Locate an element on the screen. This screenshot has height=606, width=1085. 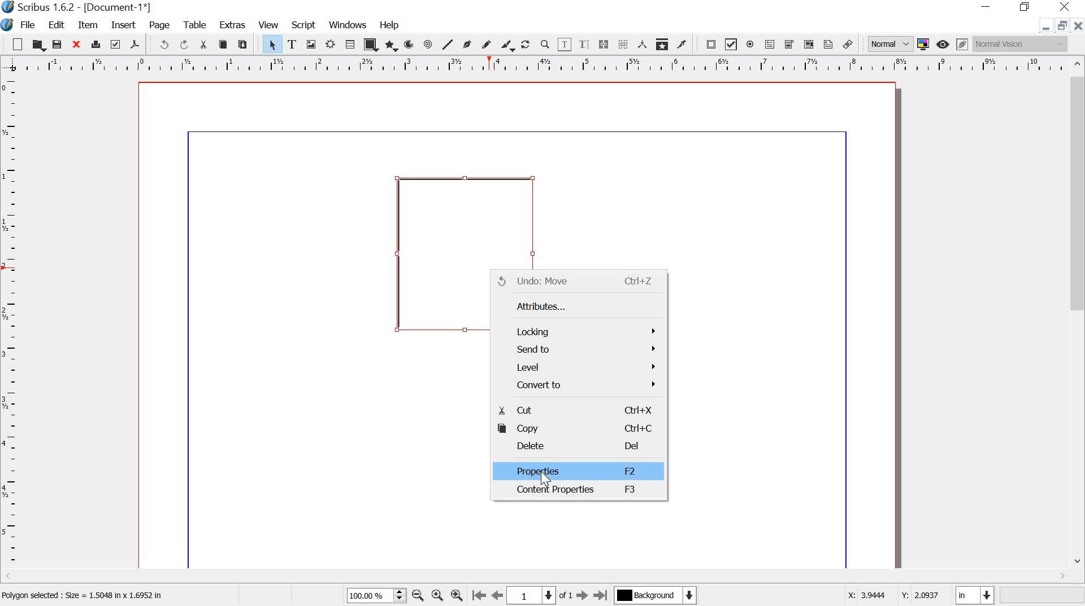
text frame is located at coordinates (295, 45).